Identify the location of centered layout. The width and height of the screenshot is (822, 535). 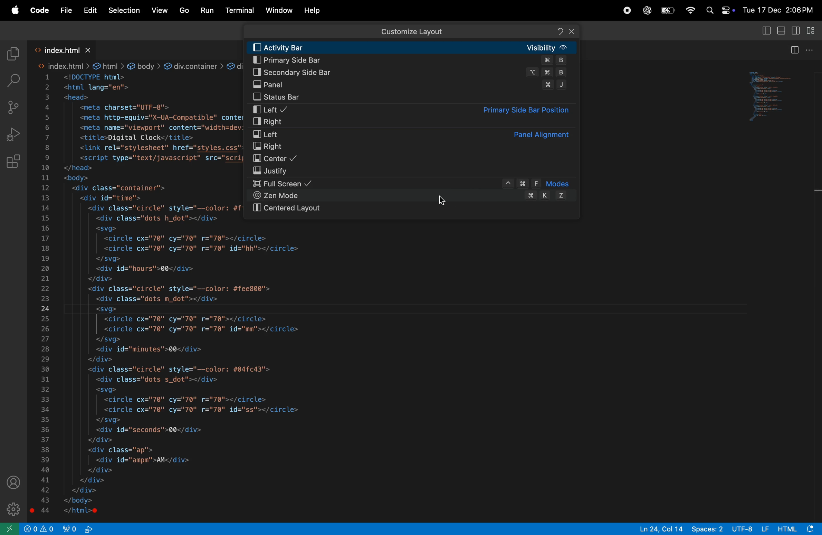
(412, 209).